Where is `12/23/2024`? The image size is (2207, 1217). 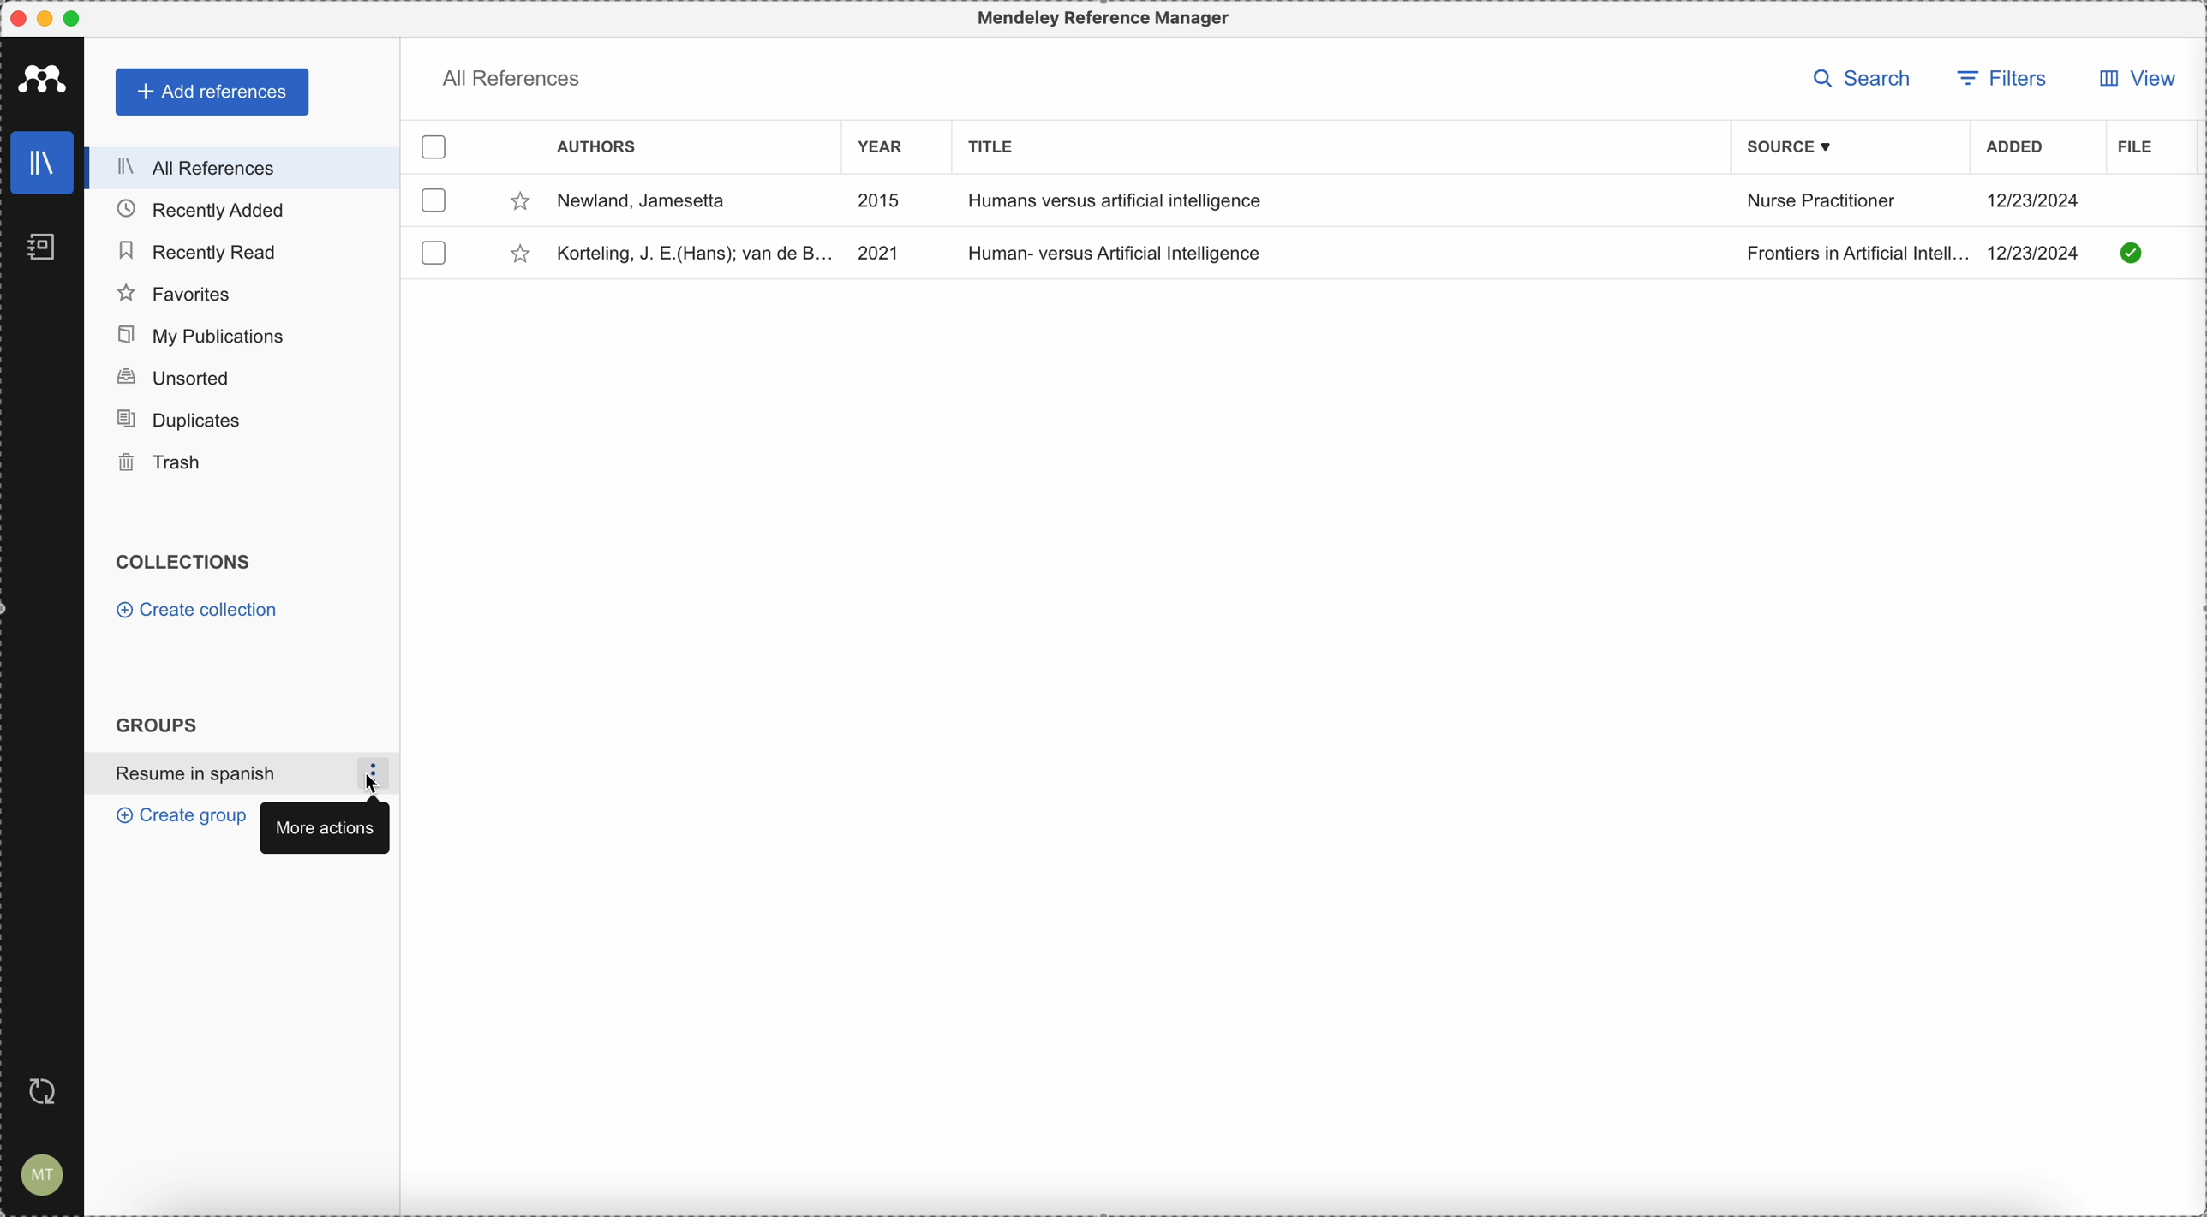
12/23/2024 is located at coordinates (2041, 253).